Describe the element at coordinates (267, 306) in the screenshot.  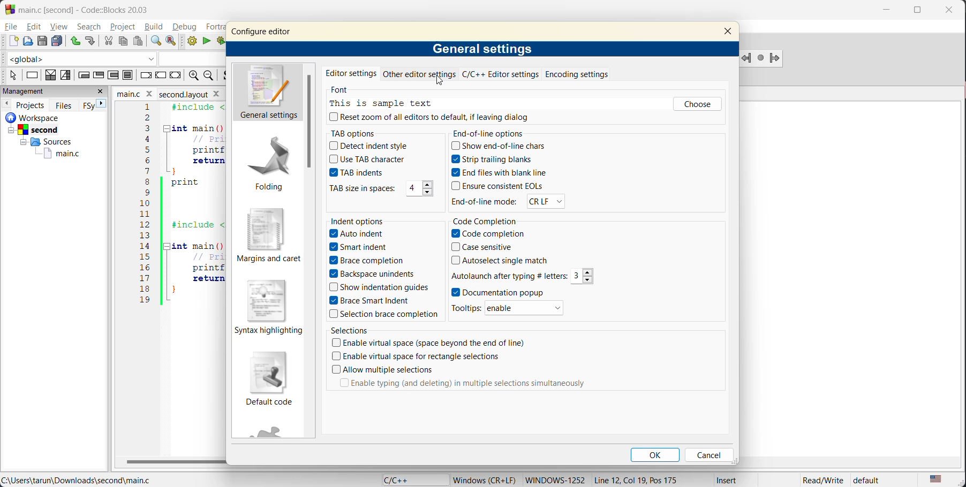
I see `syntax highlighting` at that location.